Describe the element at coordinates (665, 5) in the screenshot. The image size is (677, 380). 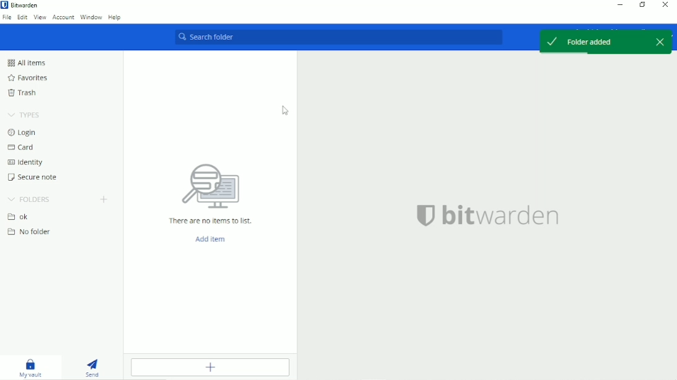
I see `Close` at that location.